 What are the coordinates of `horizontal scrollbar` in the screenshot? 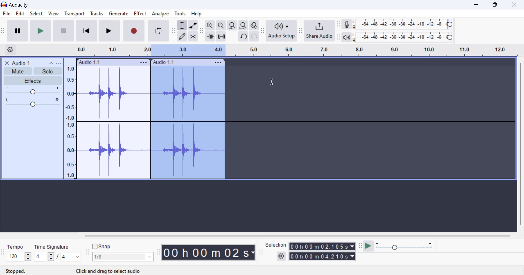 It's located at (302, 235).